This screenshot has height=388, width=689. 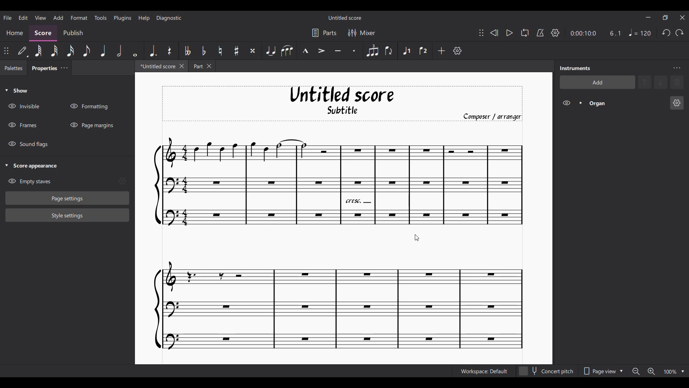 I want to click on Edit menu, so click(x=23, y=17).